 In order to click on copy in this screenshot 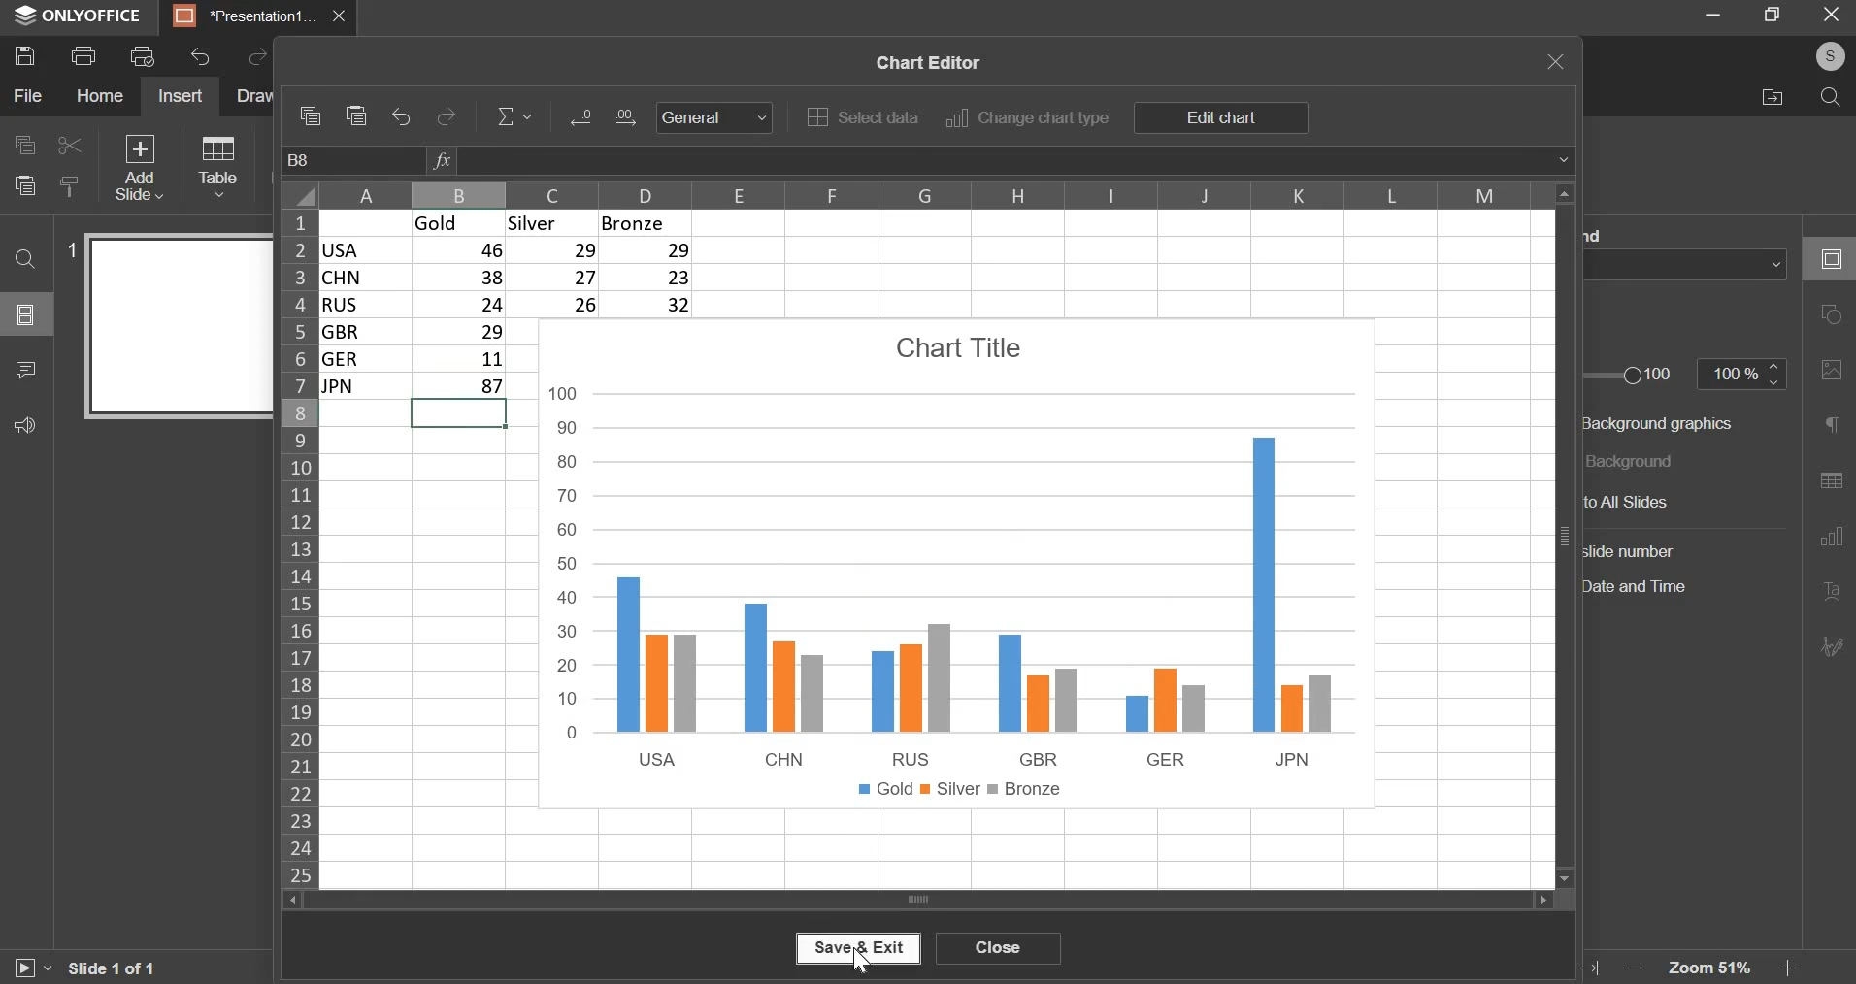, I will do `click(309, 115)`.